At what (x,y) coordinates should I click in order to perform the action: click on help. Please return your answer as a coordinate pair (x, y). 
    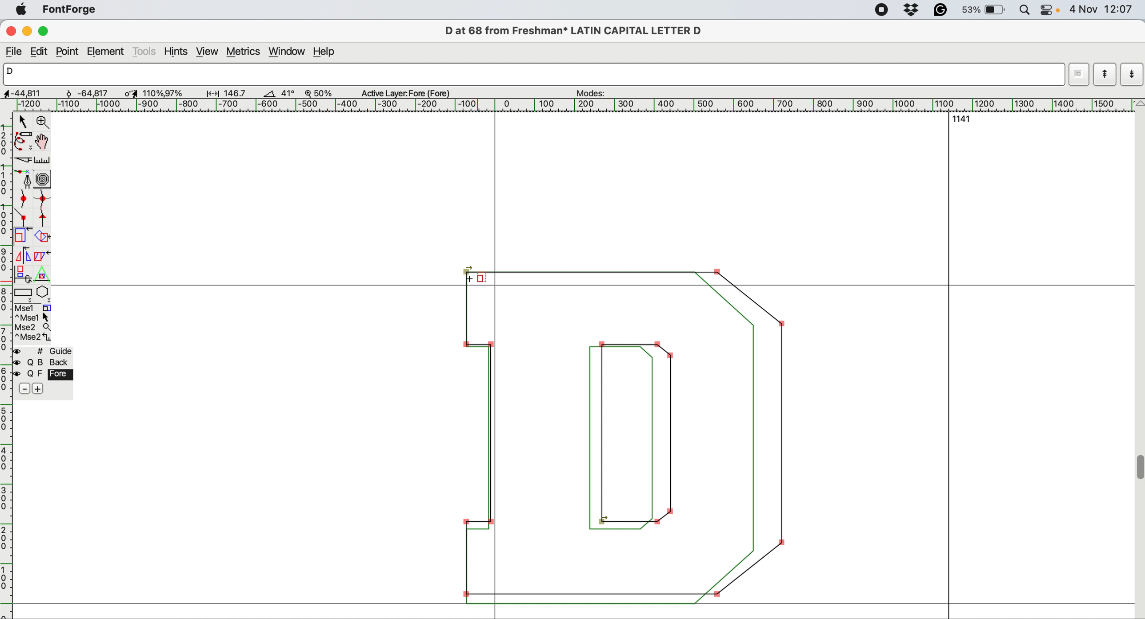
    Looking at the image, I should click on (328, 53).